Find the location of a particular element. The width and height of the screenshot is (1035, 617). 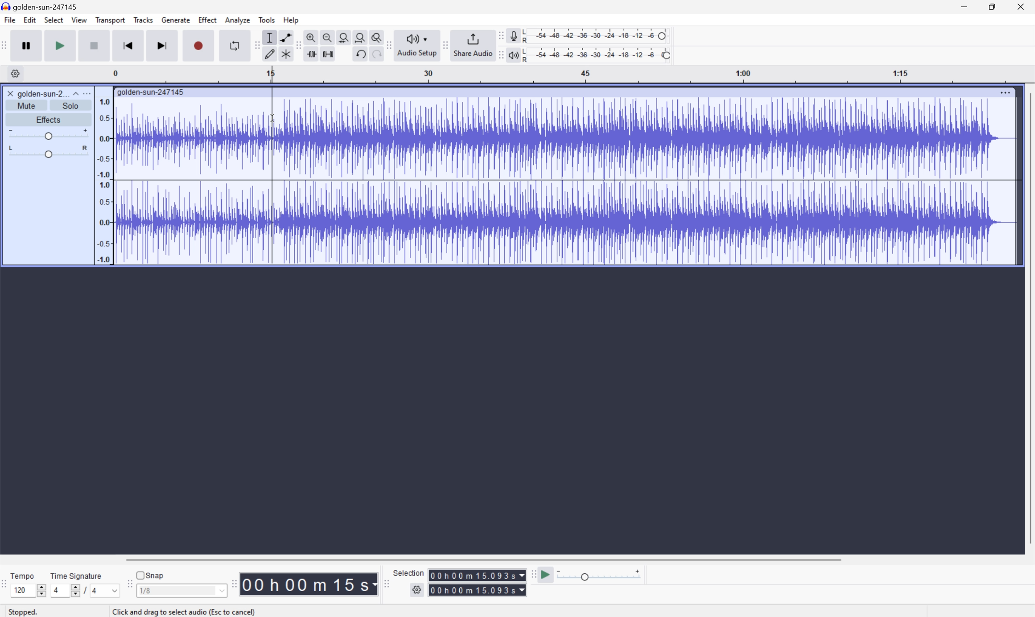

Stopped is located at coordinates (27, 612).